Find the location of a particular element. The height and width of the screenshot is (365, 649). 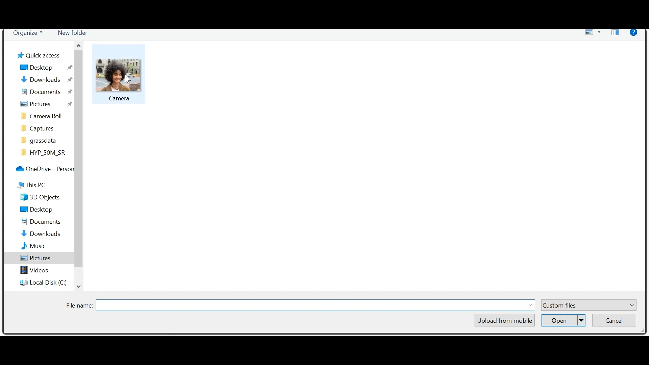

Music is located at coordinates (36, 246).